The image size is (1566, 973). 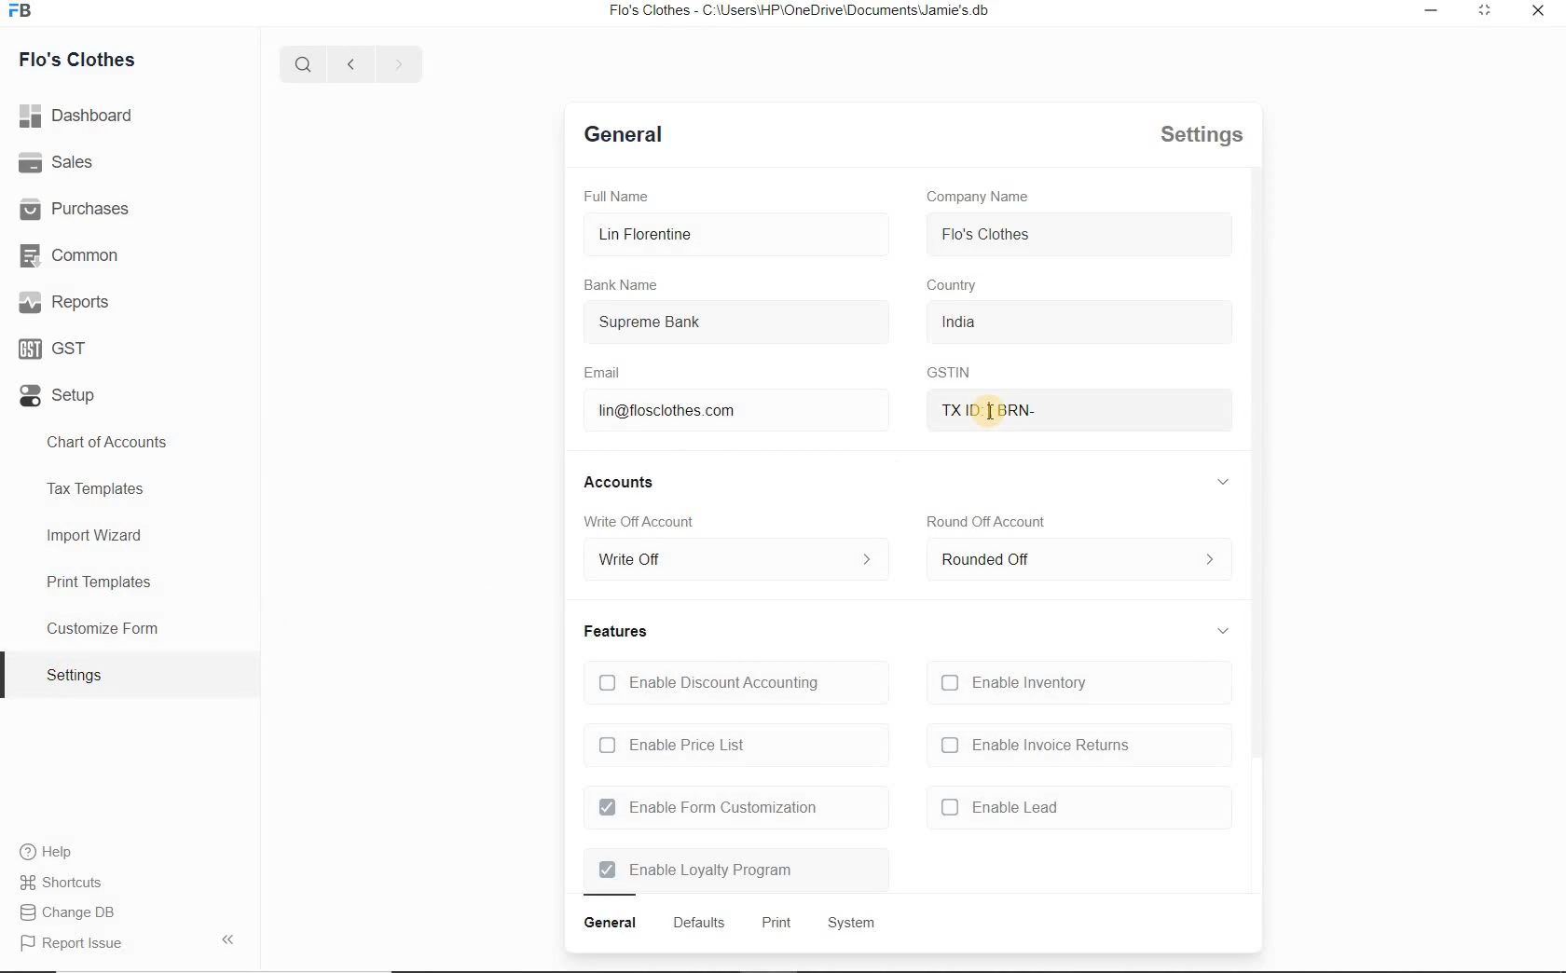 I want to click on close window, so click(x=1535, y=11).